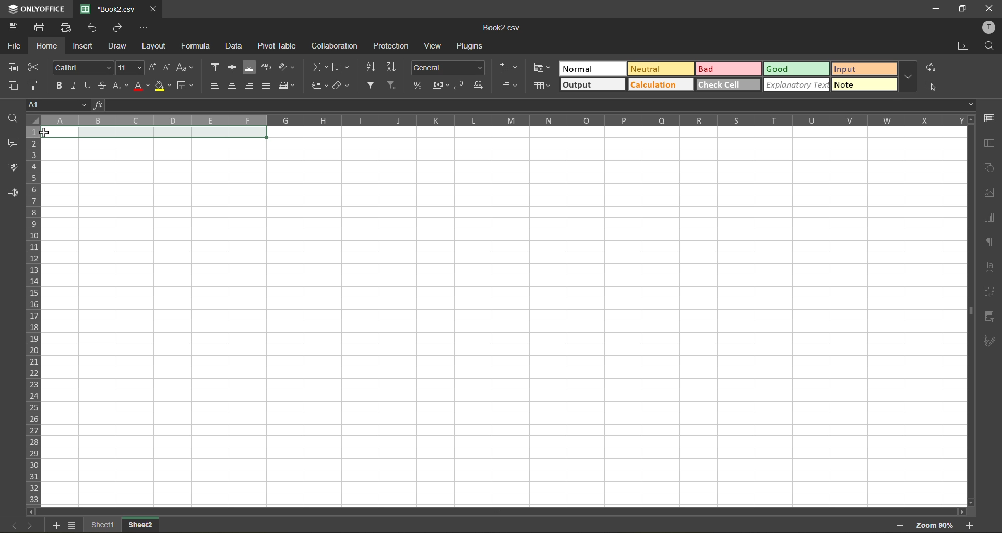 The width and height of the screenshot is (1002, 533). I want to click on zoom out, so click(900, 524).